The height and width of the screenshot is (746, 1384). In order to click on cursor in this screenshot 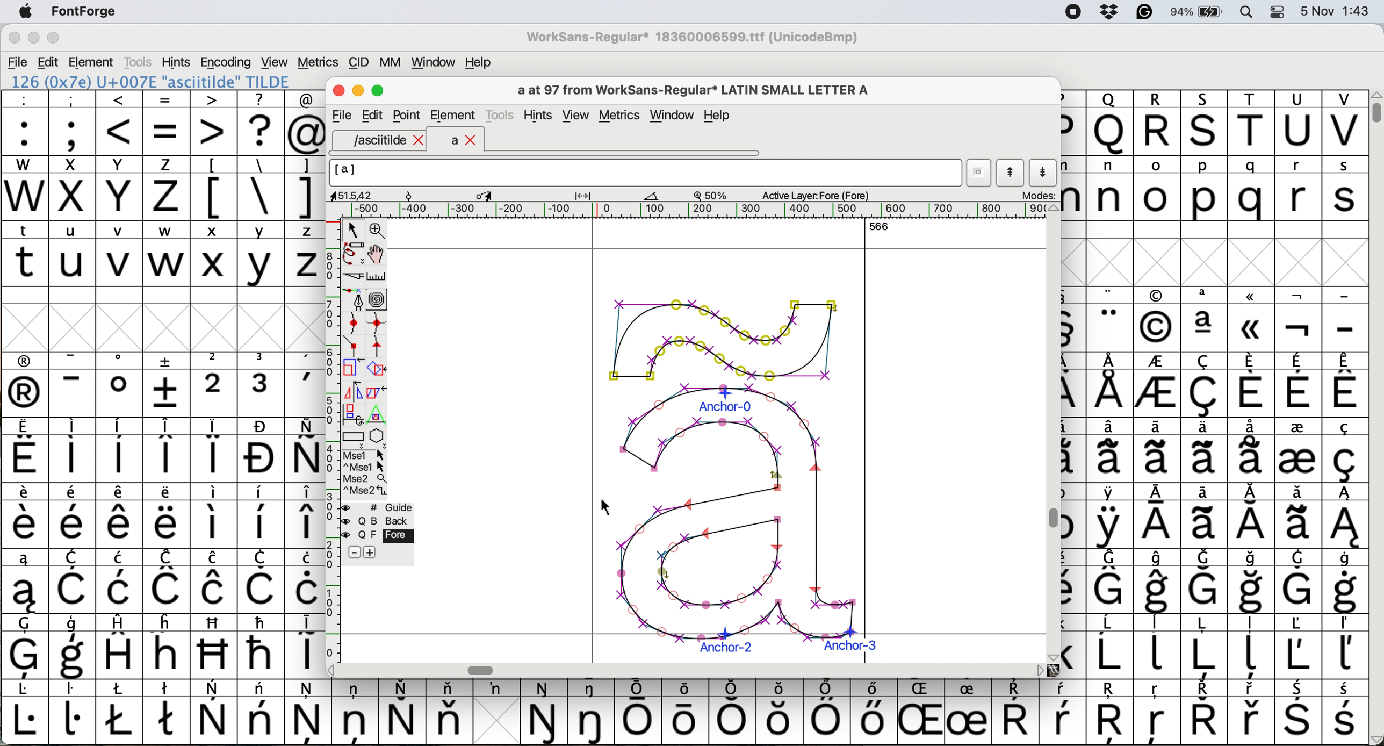, I will do `click(604, 508)`.